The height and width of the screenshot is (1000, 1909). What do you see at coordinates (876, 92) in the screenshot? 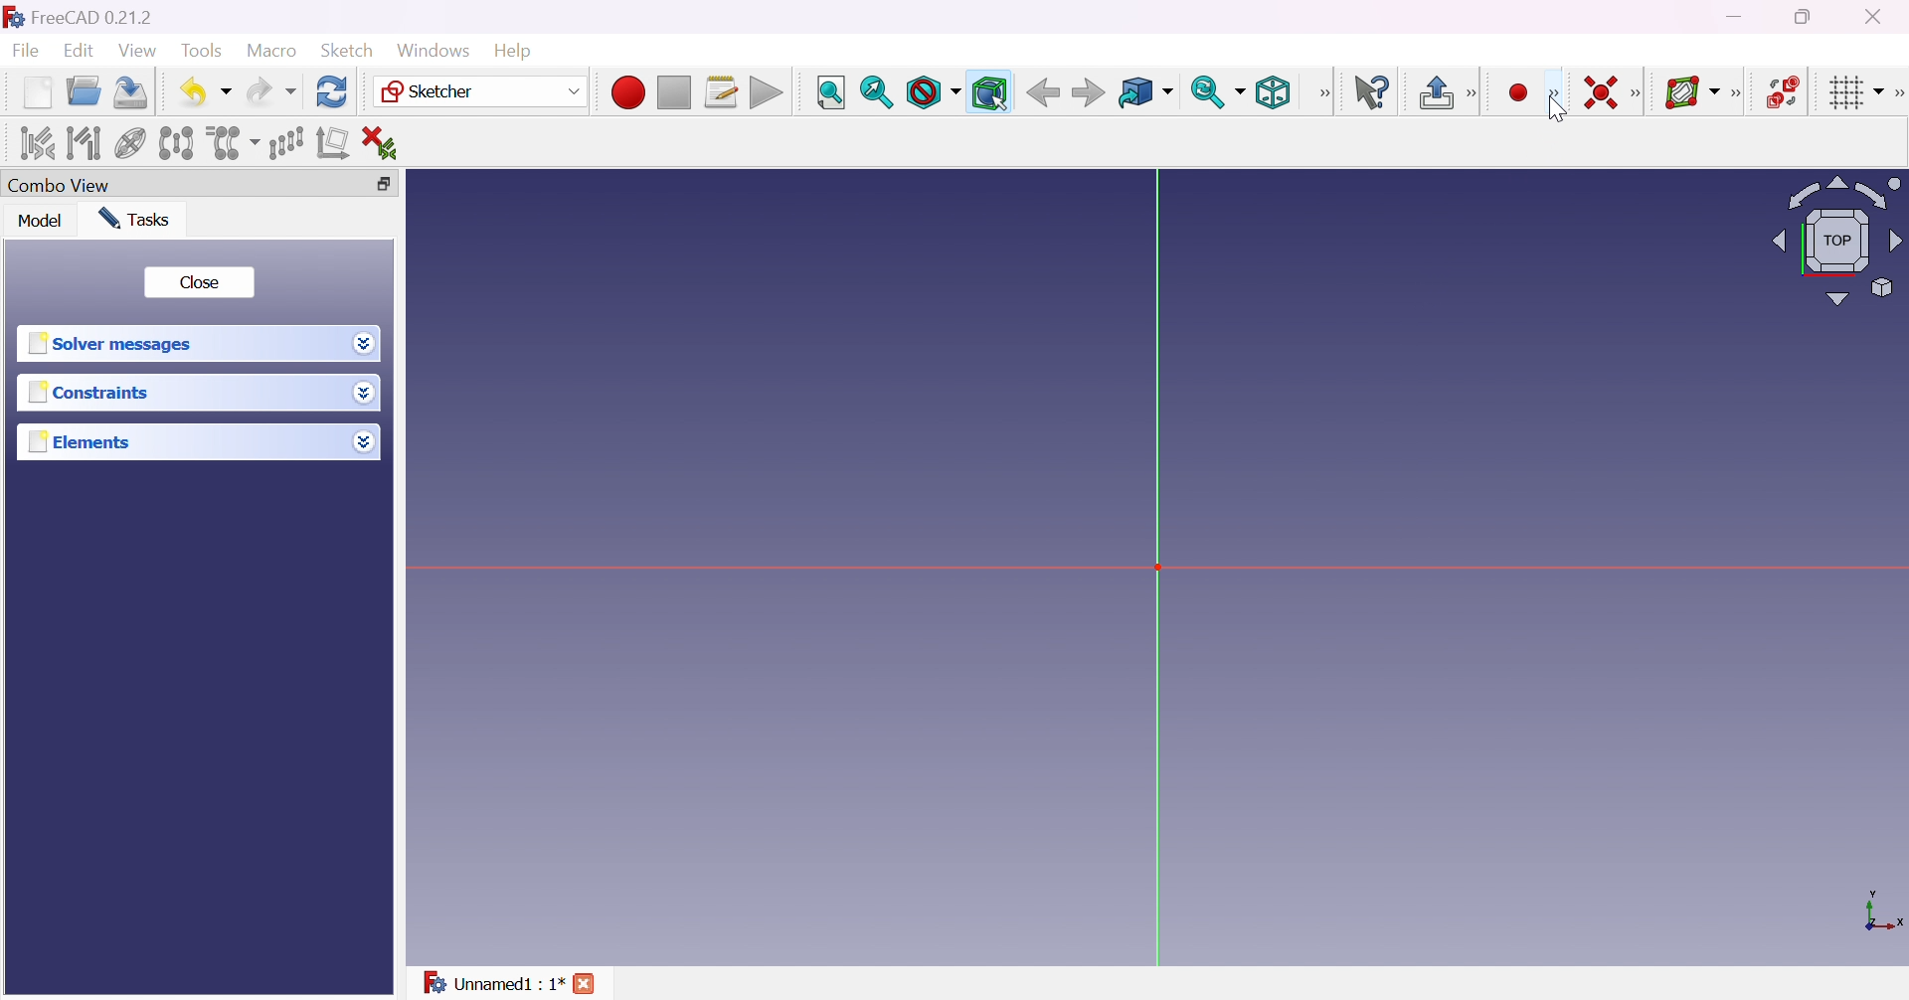
I see `Fit selection` at bounding box center [876, 92].